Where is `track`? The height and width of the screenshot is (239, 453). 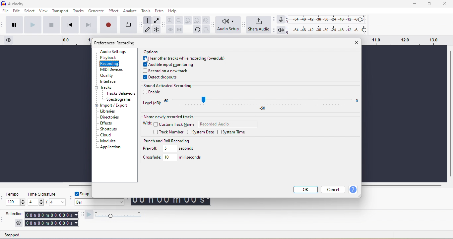 track is located at coordinates (106, 88).